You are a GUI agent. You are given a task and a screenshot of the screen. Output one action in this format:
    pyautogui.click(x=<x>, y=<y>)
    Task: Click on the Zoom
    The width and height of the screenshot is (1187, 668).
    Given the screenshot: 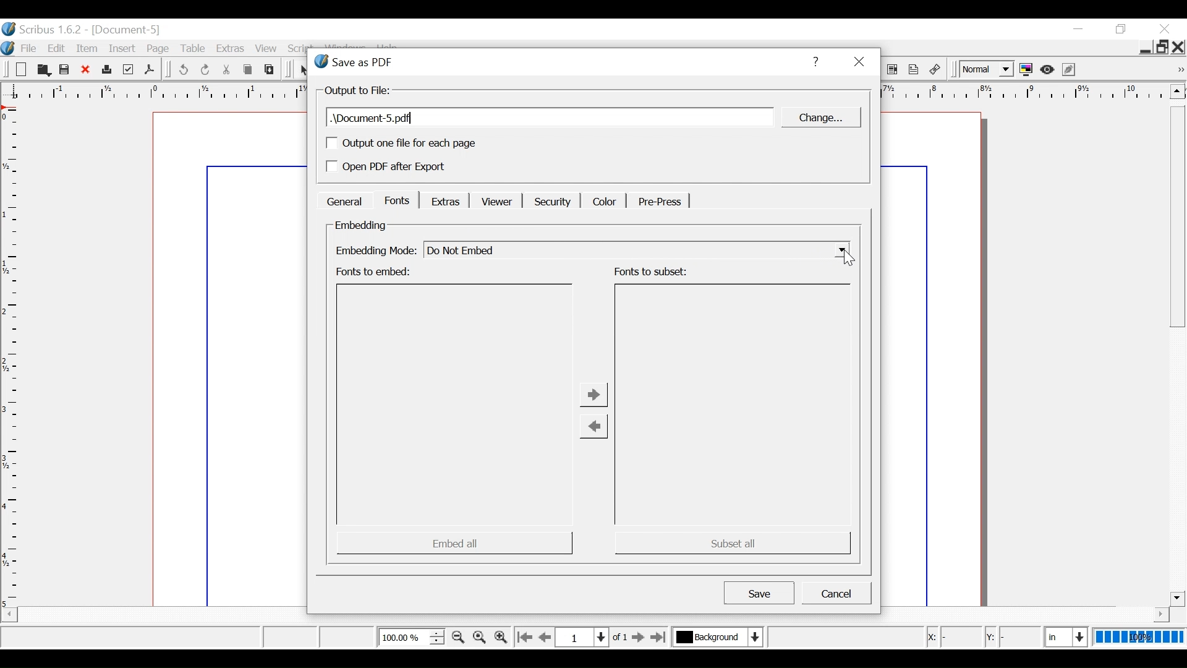 What is the action you would take?
    pyautogui.click(x=411, y=636)
    